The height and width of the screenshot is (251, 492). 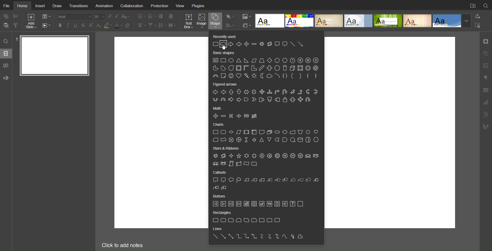 I want to click on Click to add notes, so click(x=122, y=244).